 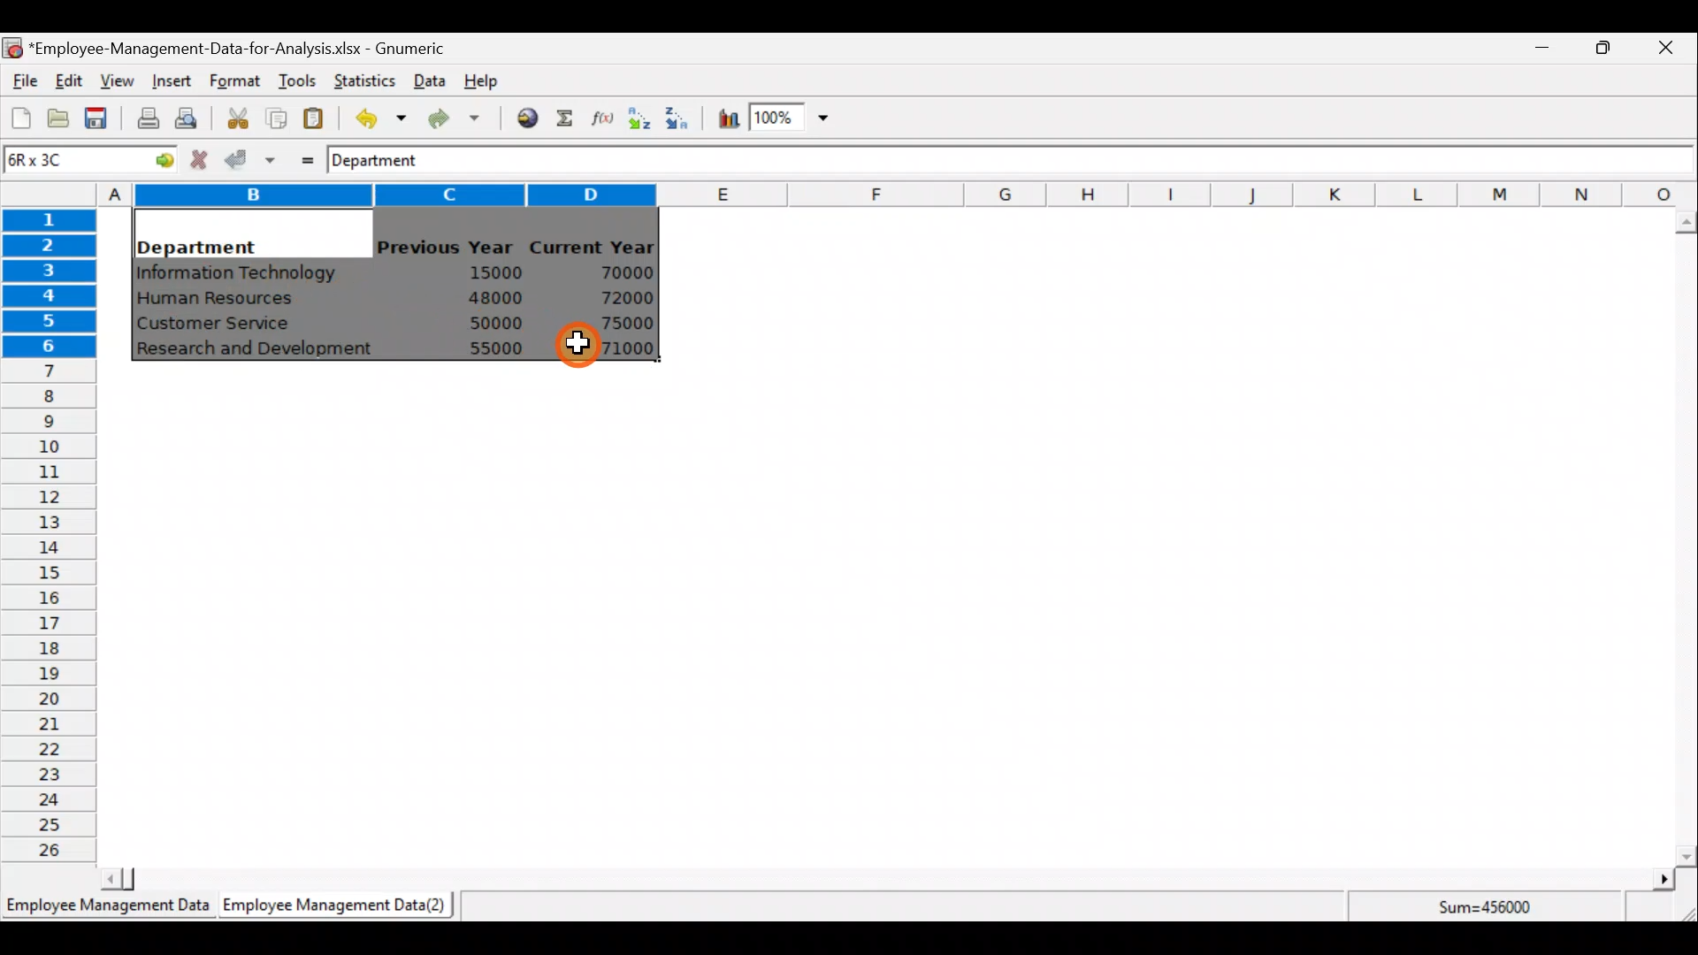 What do you see at coordinates (106, 911) in the screenshot?
I see `Employee Management Data` at bounding box center [106, 911].